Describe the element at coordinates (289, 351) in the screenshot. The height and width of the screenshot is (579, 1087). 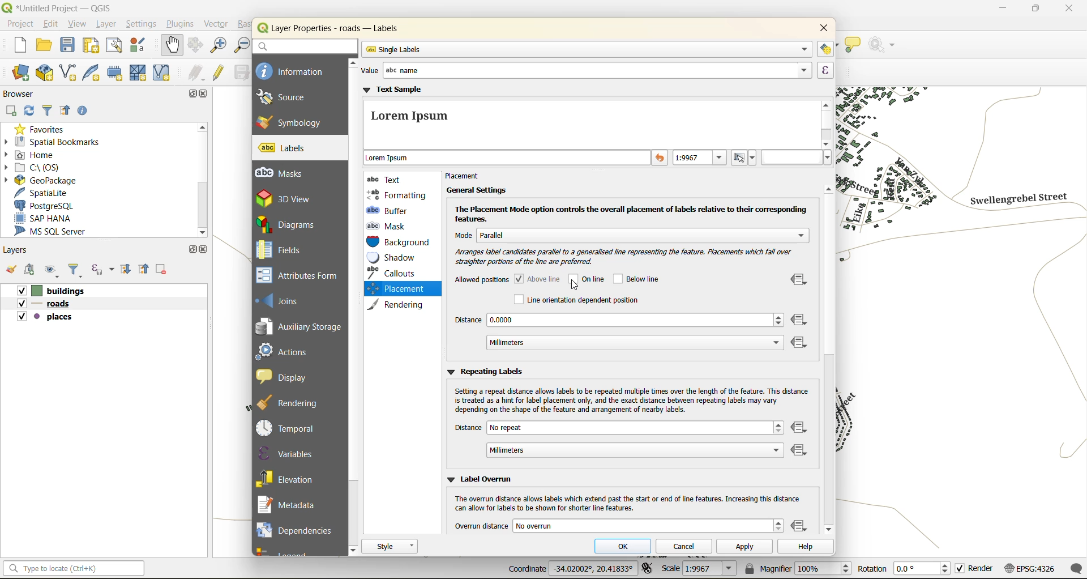
I see `actions` at that location.